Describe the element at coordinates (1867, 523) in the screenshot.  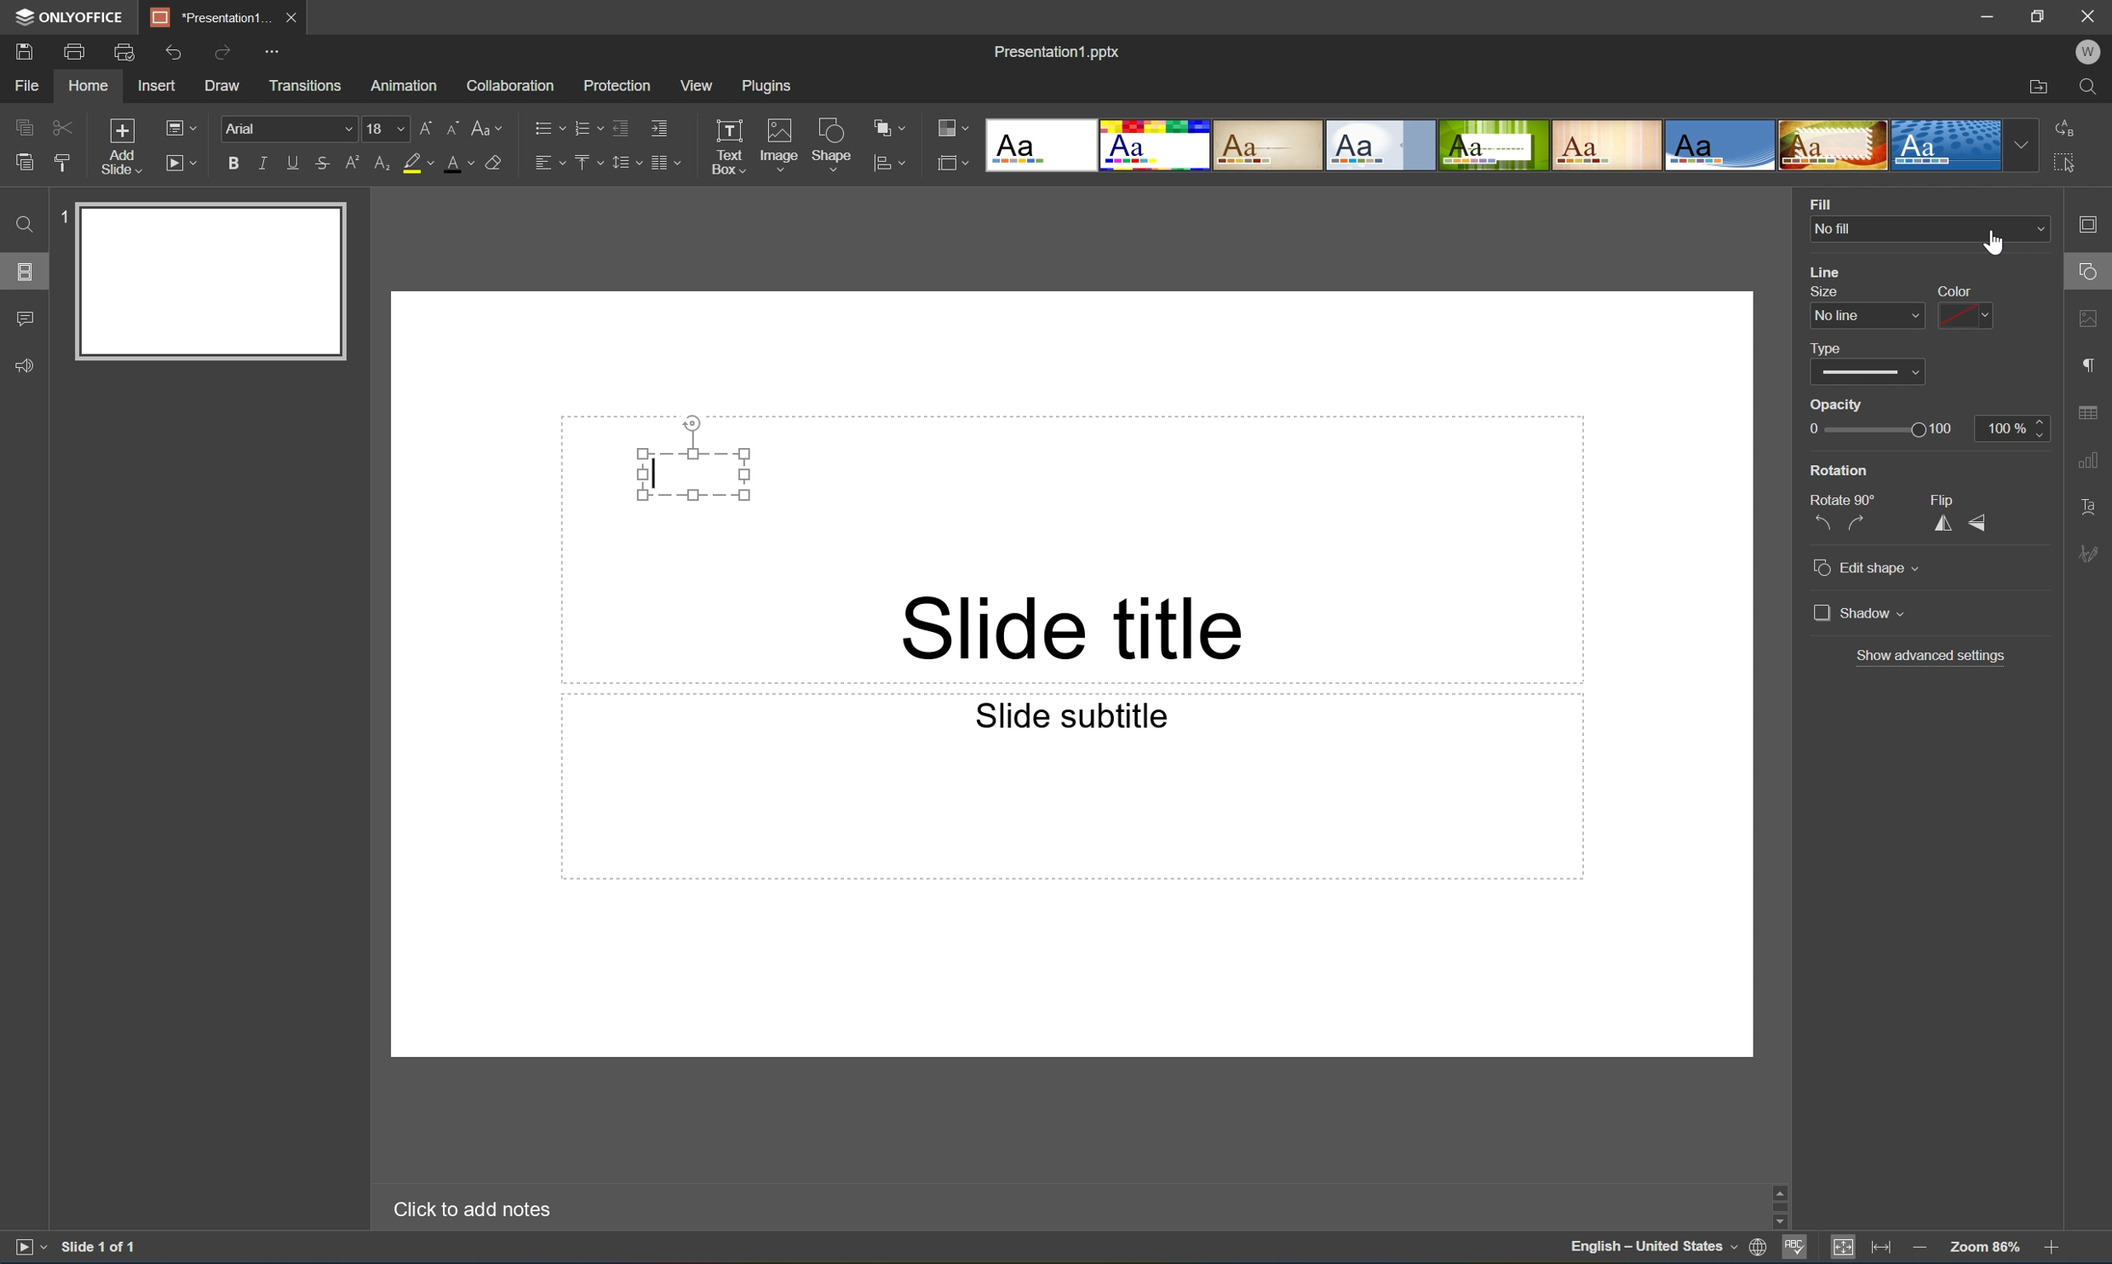
I see `Rotate 90° clockwise` at that location.